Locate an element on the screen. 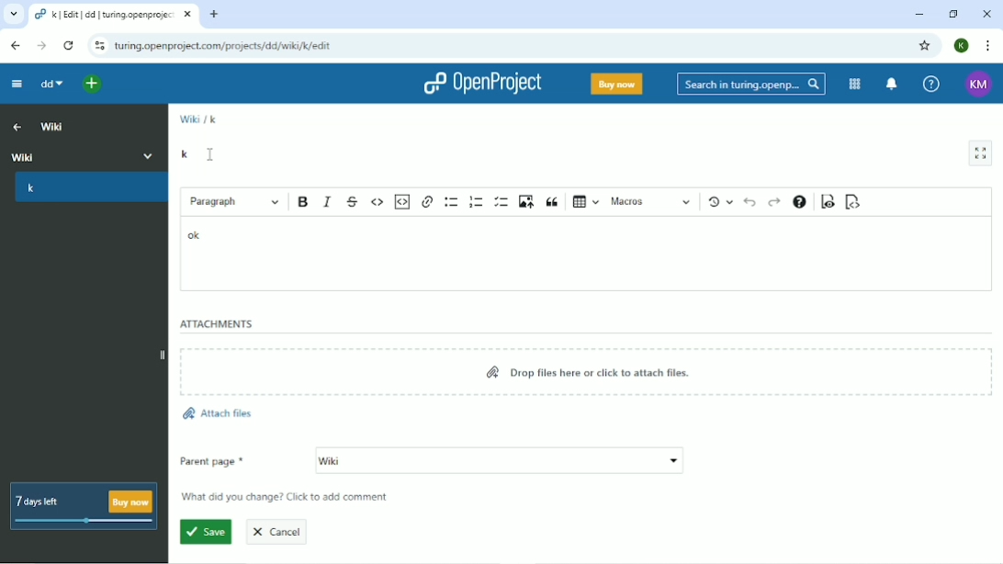 Image resolution: width=1003 pixels, height=564 pixels. Attach files is located at coordinates (219, 412).